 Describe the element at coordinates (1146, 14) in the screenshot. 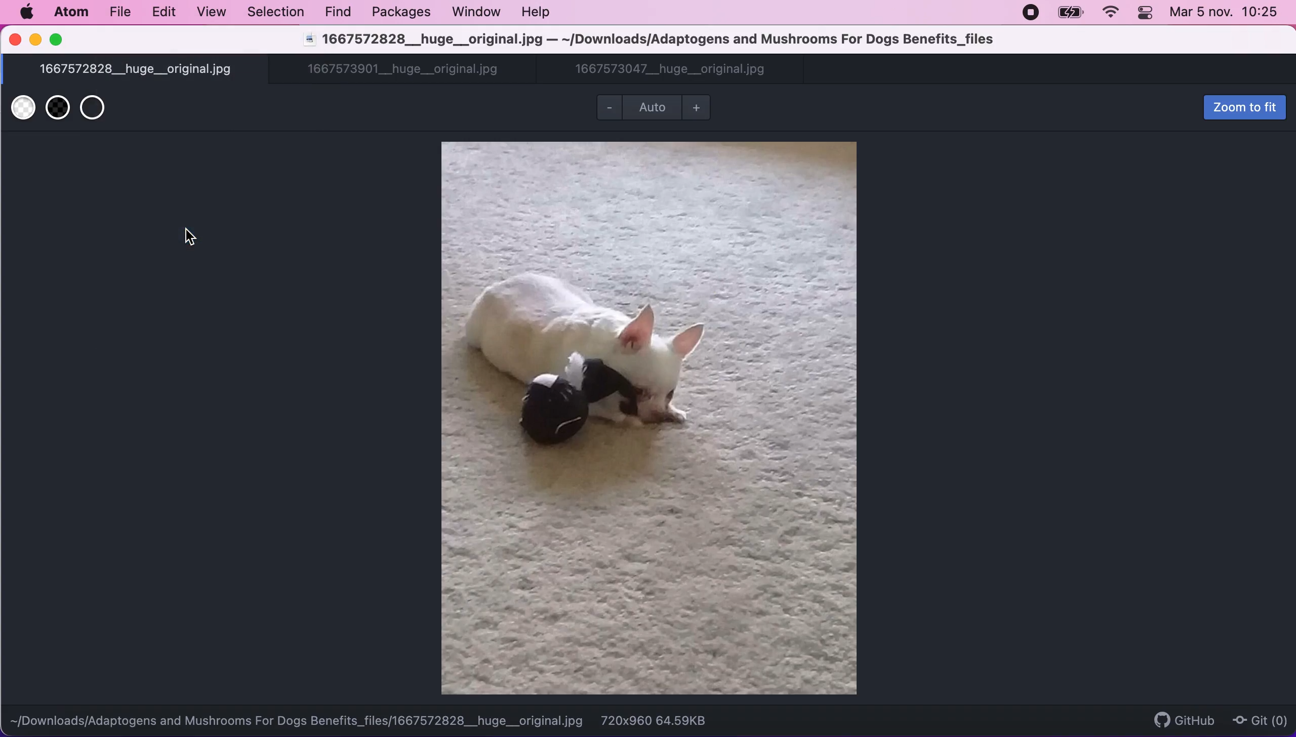

I see `panel control` at that location.